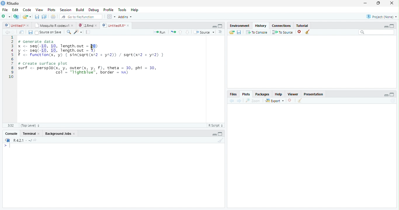 This screenshot has height=210, width=399. I want to click on Plots, so click(246, 94).